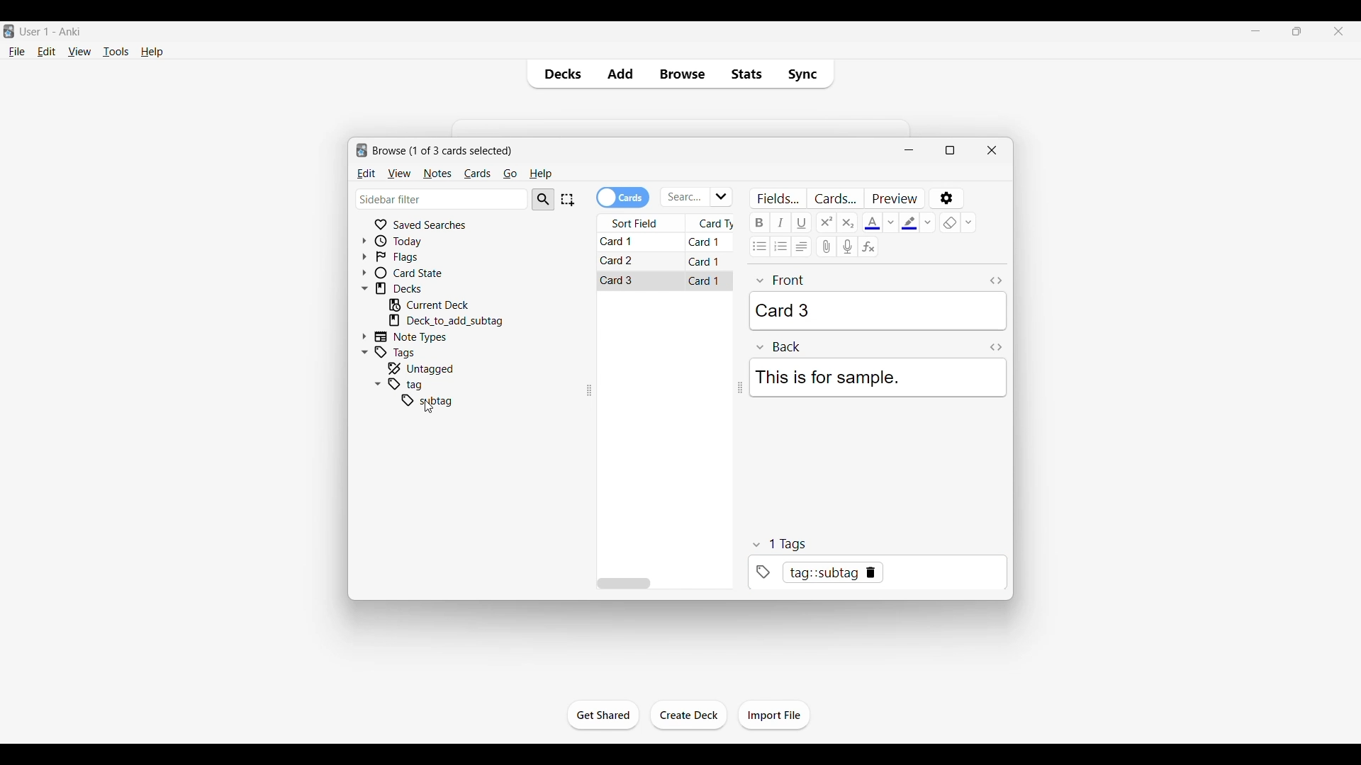 This screenshot has height=765, width=1361. Describe the element at coordinates (713, 222) in the screenshot. I see `Card type column` at that location.